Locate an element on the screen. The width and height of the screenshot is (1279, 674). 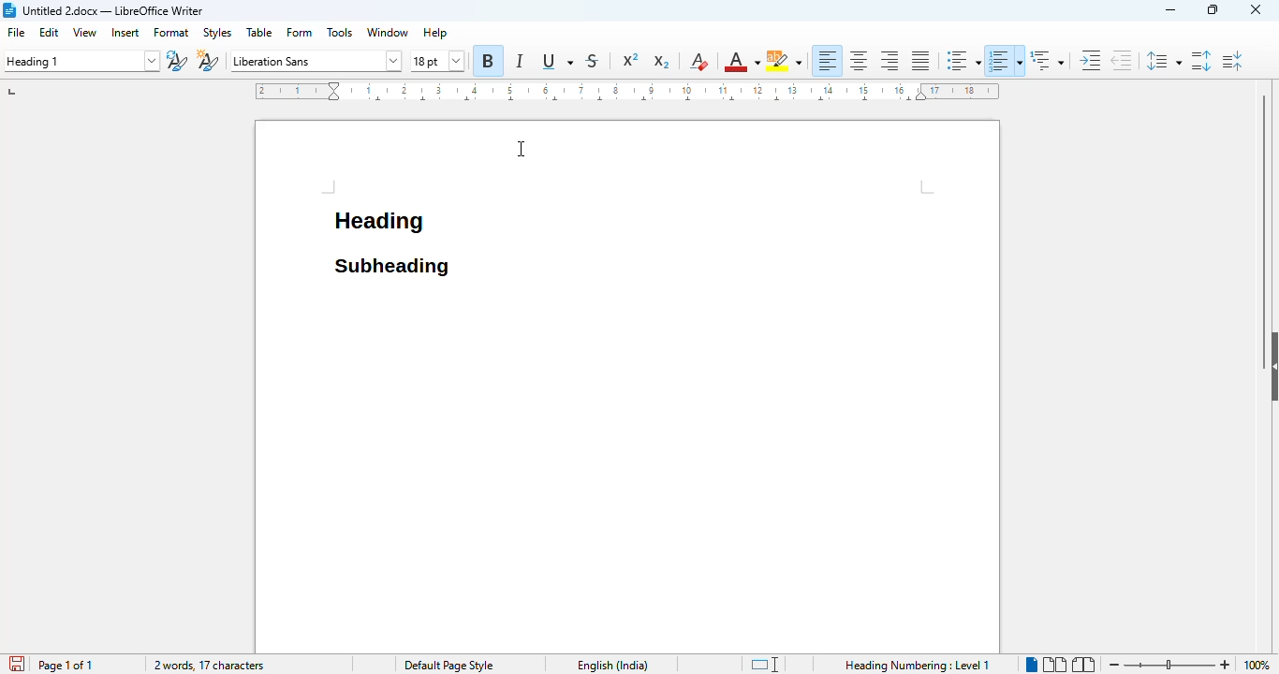
cursor is located at coordinates (522, 149).